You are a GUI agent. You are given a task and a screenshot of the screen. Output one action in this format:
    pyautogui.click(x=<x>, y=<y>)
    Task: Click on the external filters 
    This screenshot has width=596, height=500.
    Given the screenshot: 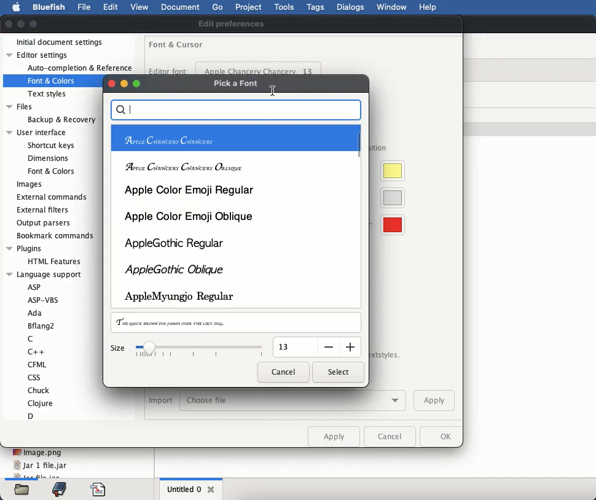 What is the action you would take?
    pyautogui.click(x=43, y=210)
    